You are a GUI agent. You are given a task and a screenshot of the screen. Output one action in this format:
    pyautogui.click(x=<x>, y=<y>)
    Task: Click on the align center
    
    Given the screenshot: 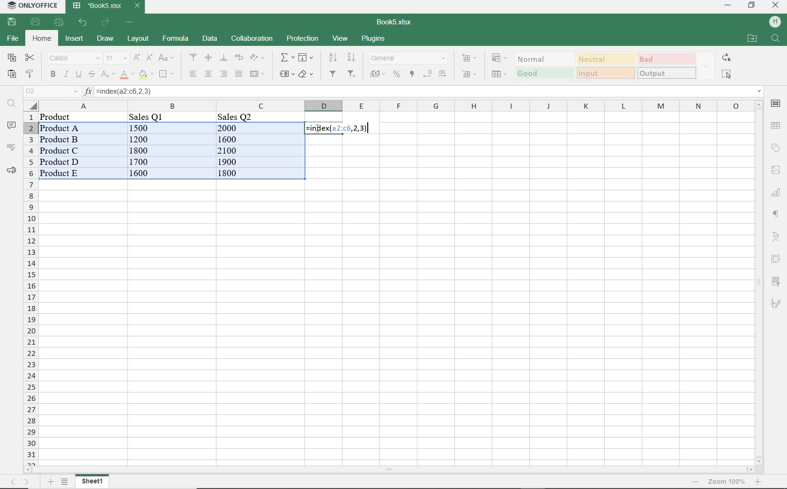 What is the action you would take?
    pyautogui.click(x=208, y=74)
    